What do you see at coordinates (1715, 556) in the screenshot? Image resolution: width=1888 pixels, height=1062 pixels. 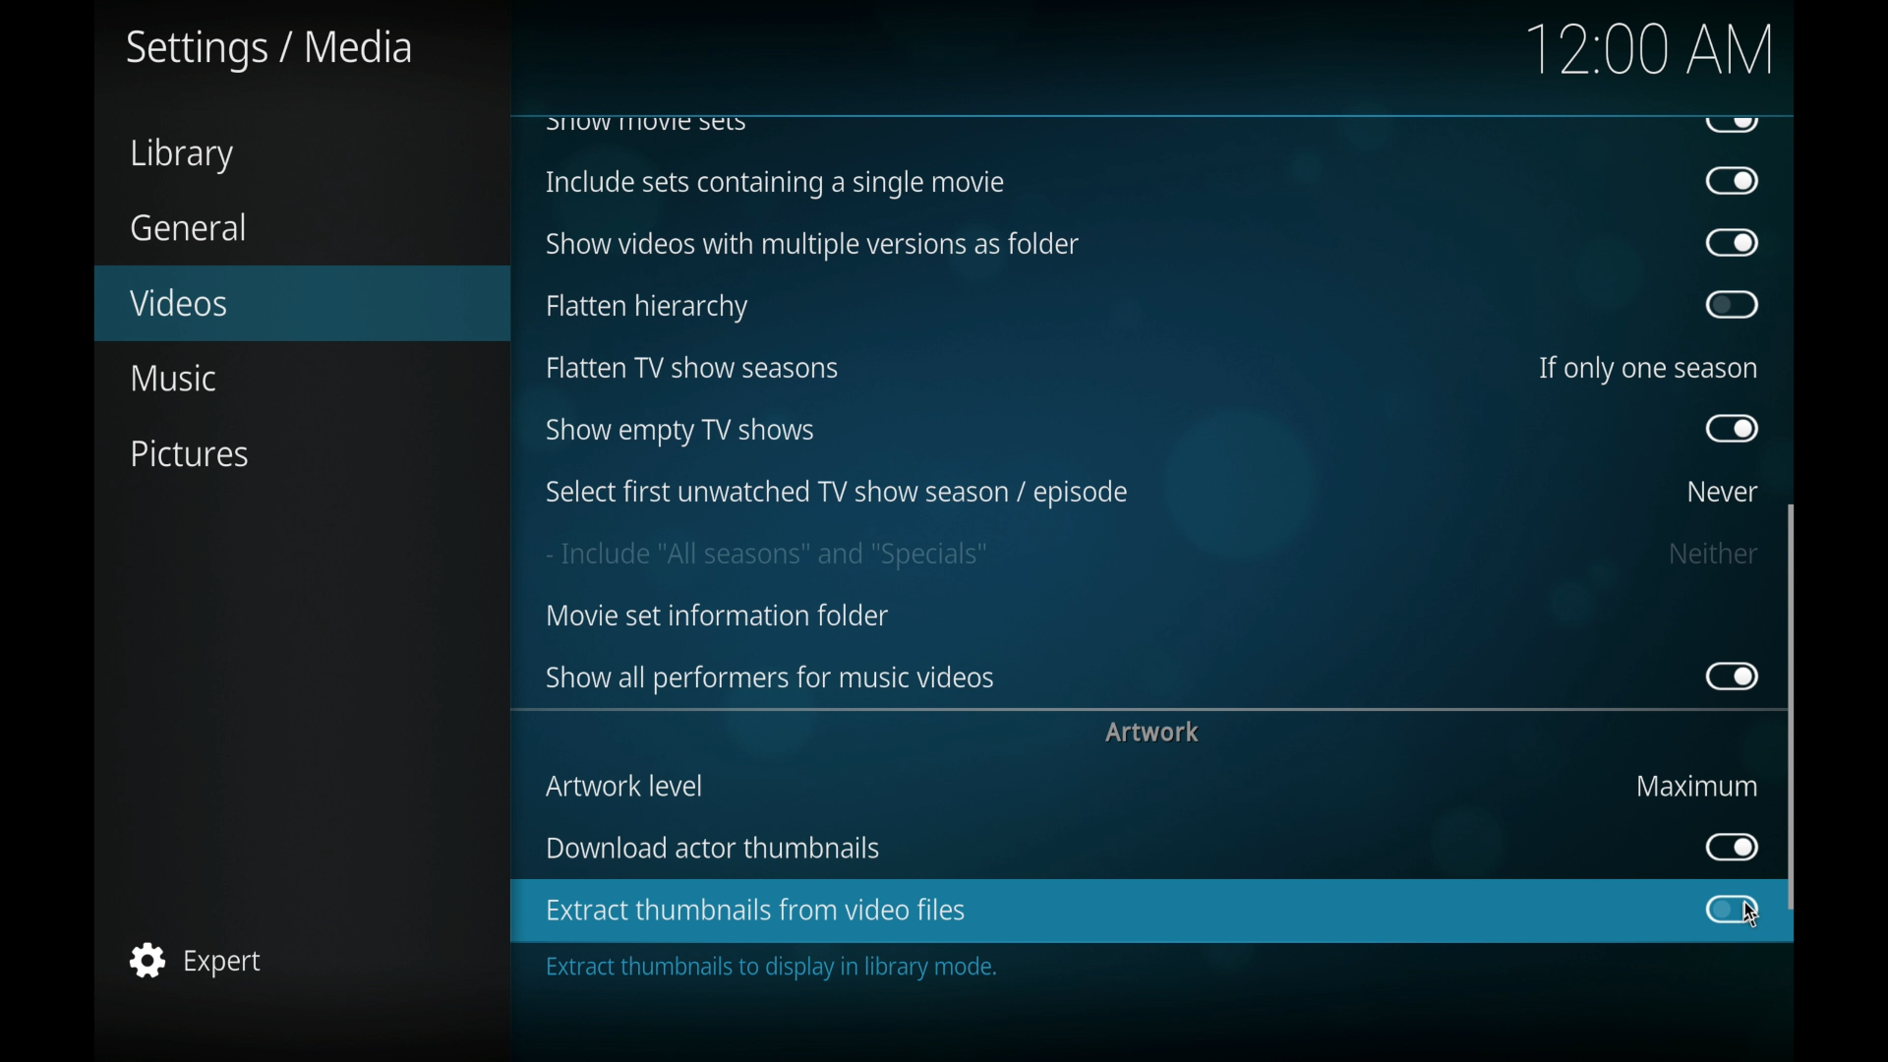 I see `neither` at bounding box center [1715, 556].